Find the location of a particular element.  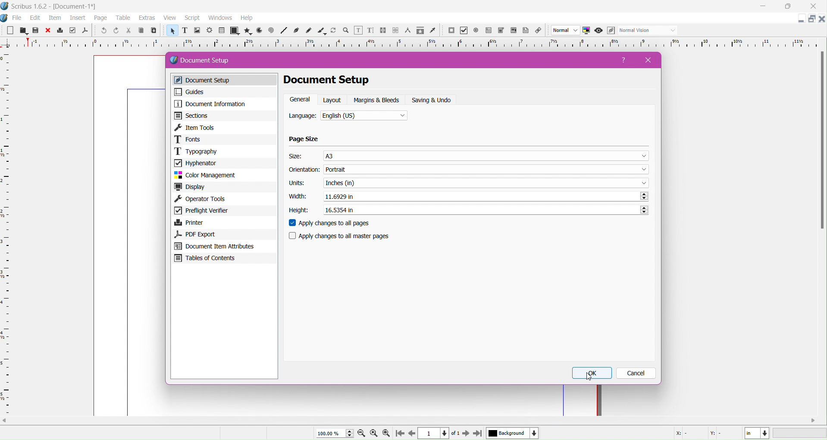

undo is located at coordinates (103, 31).